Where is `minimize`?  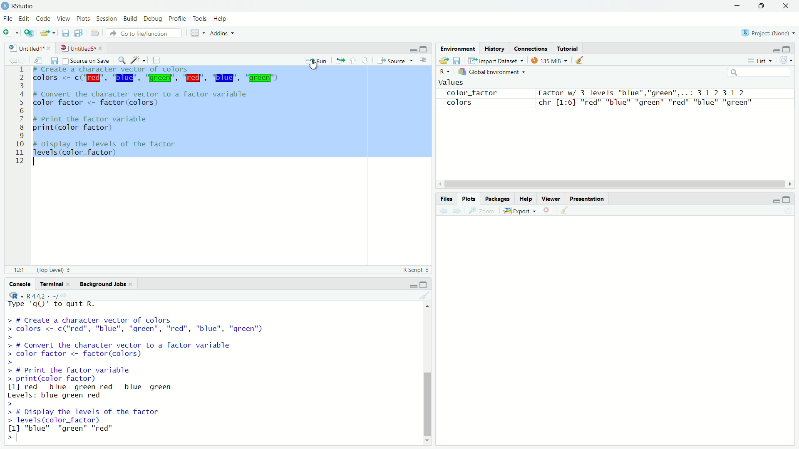
minimize is located at coordinates (772, 200).